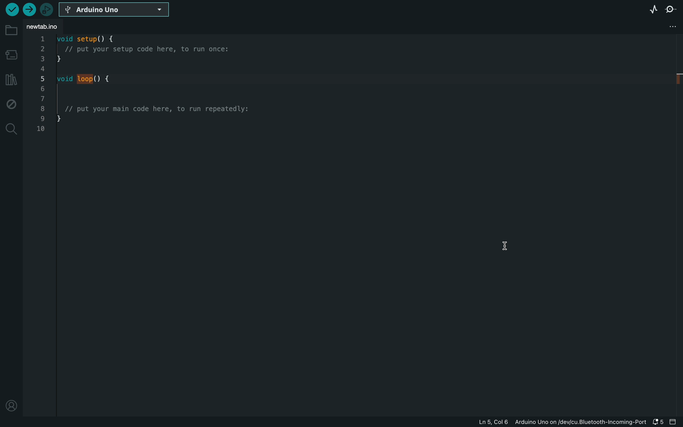 The image size is (683, 427). What do you see at coordinates (653, 9) in the screenshot?
I see `serial plotter` at bounding box center [653, 9].